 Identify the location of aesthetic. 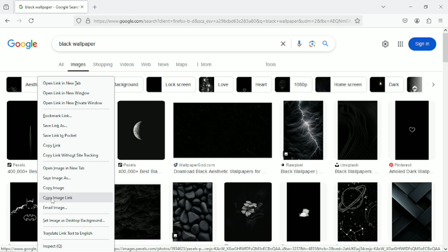
(21, 84).